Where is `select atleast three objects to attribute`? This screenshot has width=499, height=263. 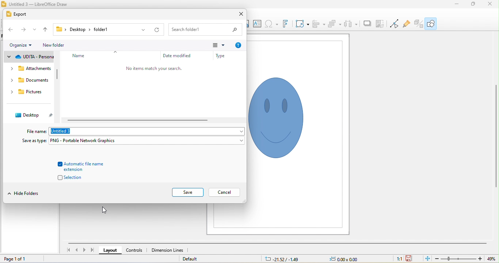
select atleast three objects to attribute is located at coordinates (351, 24).